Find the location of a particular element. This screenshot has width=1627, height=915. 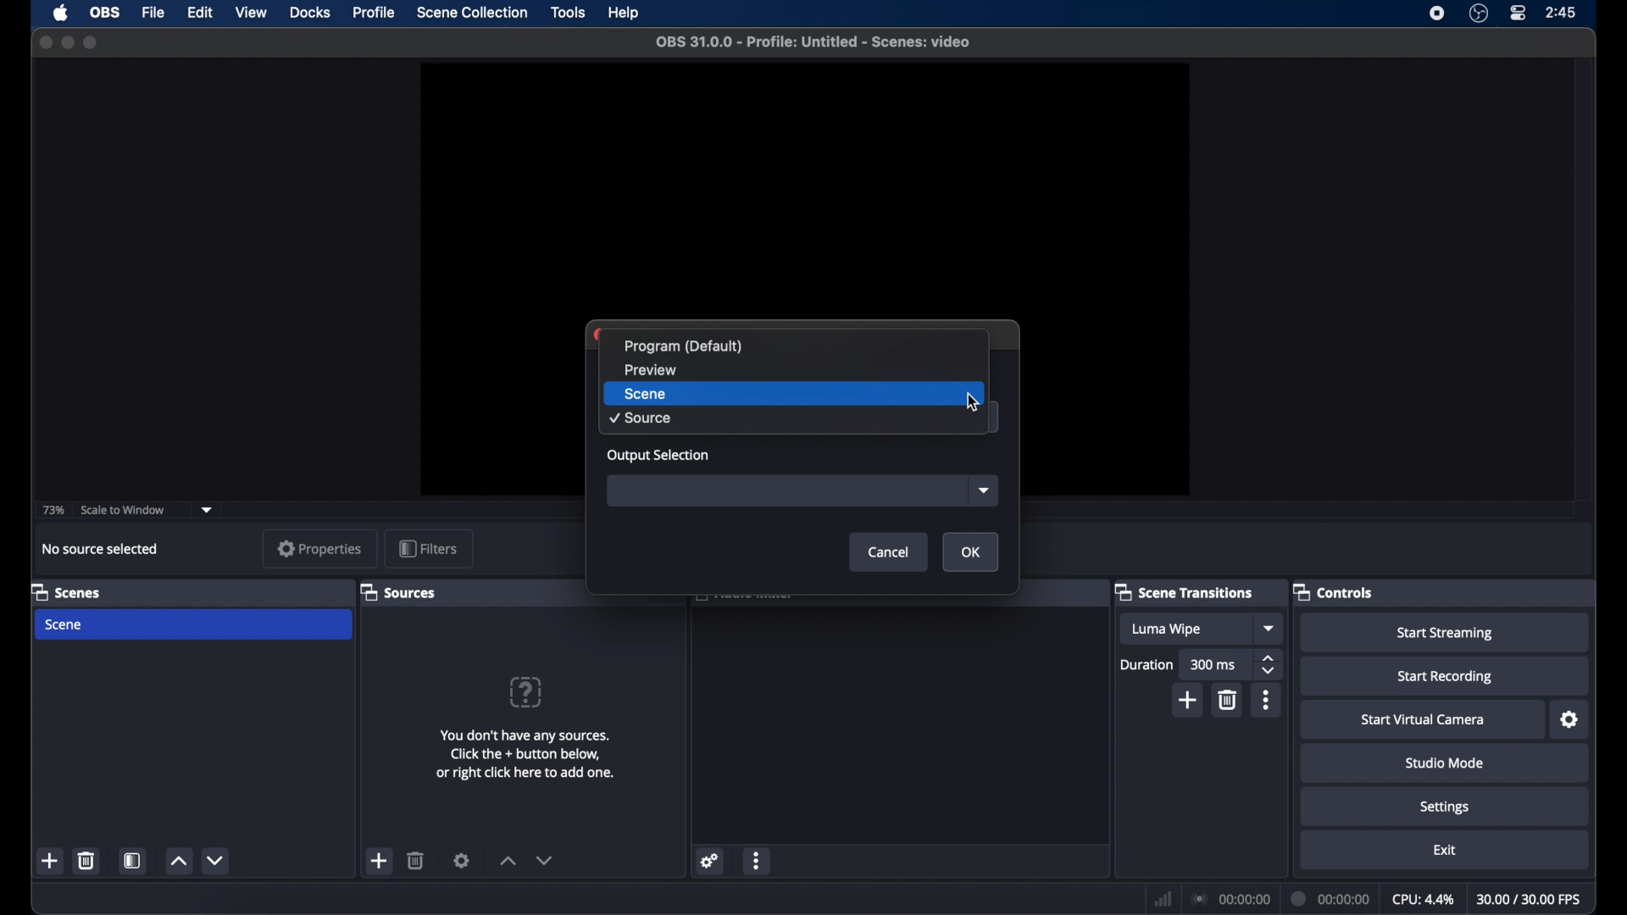

increment is located at coordinates (176, 862).